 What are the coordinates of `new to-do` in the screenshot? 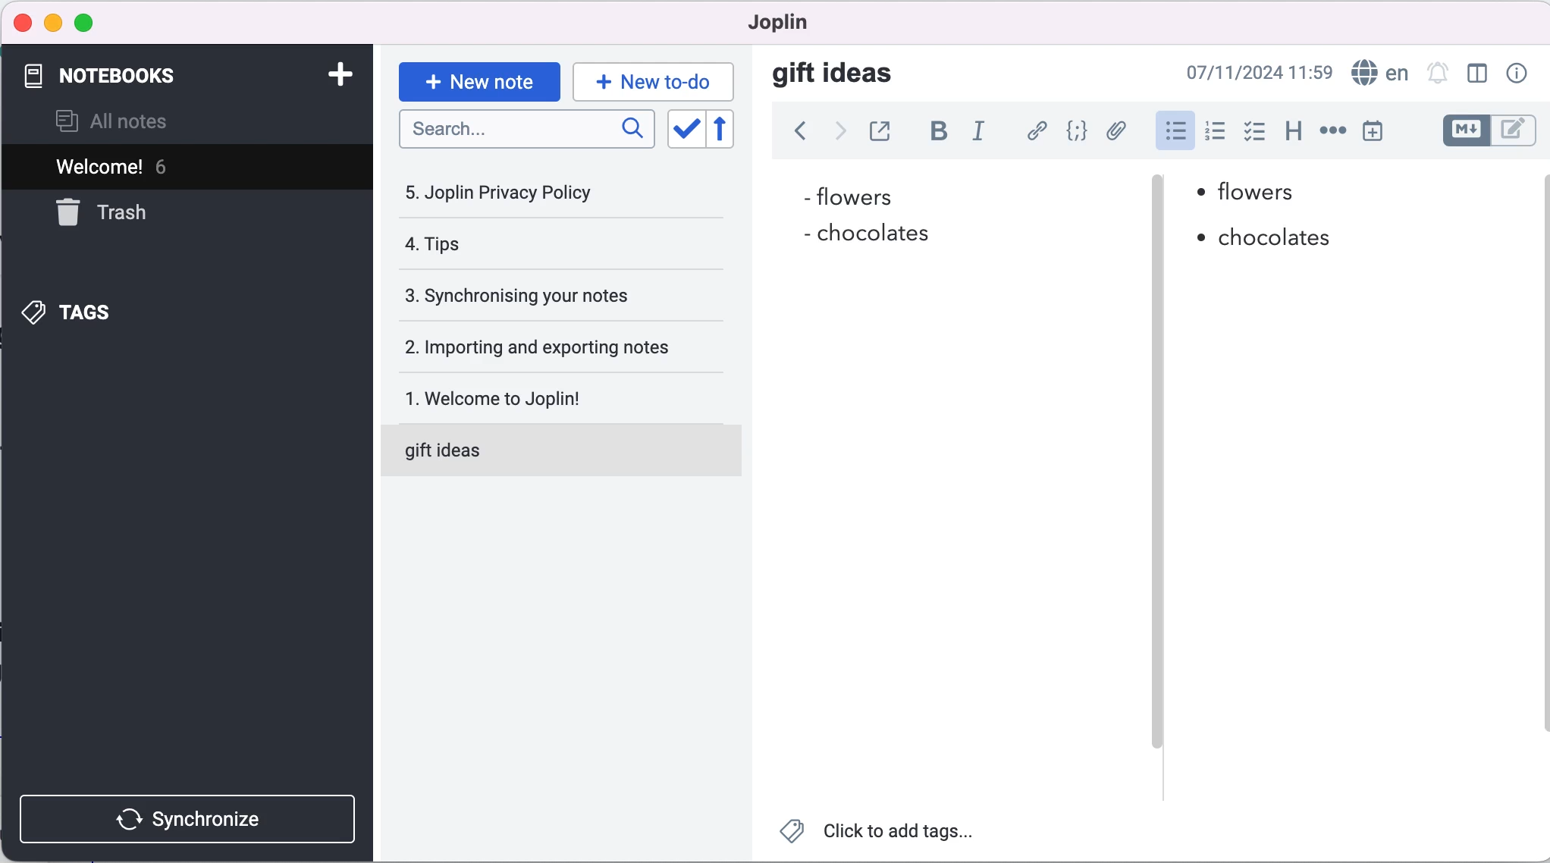 It's located at (657, 78).